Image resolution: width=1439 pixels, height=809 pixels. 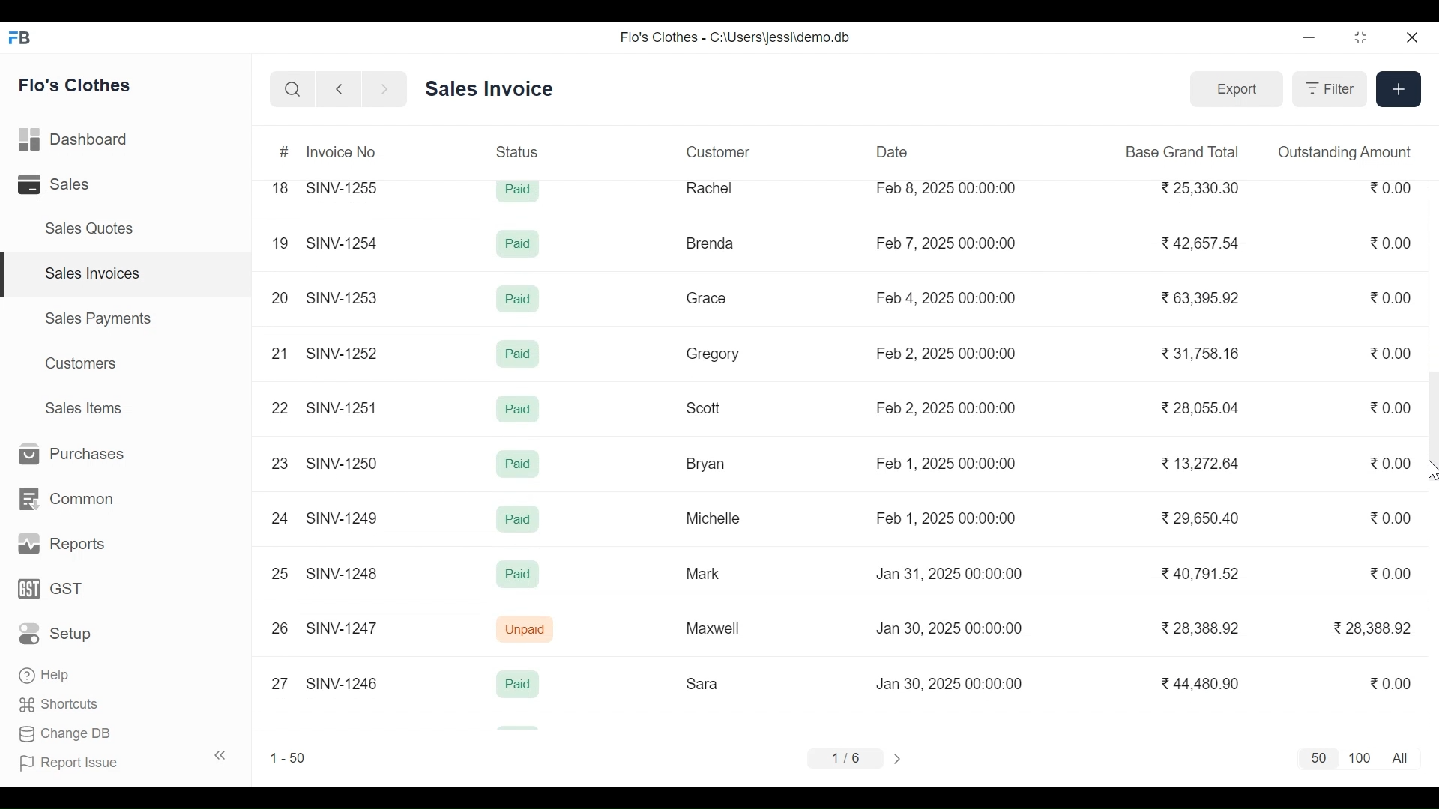 I want to click on SINV-1255, so click(x=346, y=186).